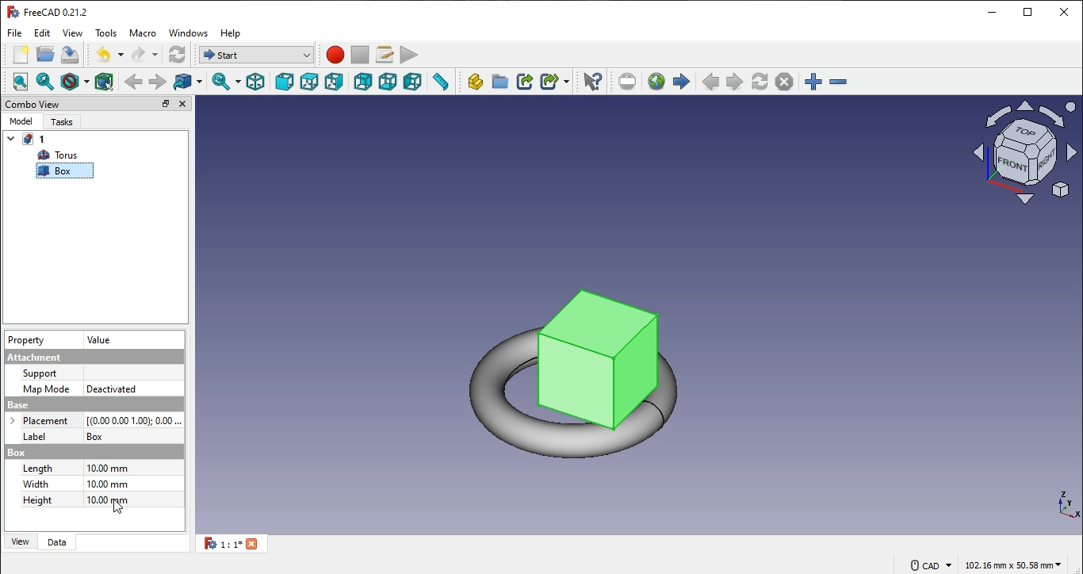  What do you see at coordinates (383, 55) in the screenshot?
I see `macros` at bounding box center [383, 55].